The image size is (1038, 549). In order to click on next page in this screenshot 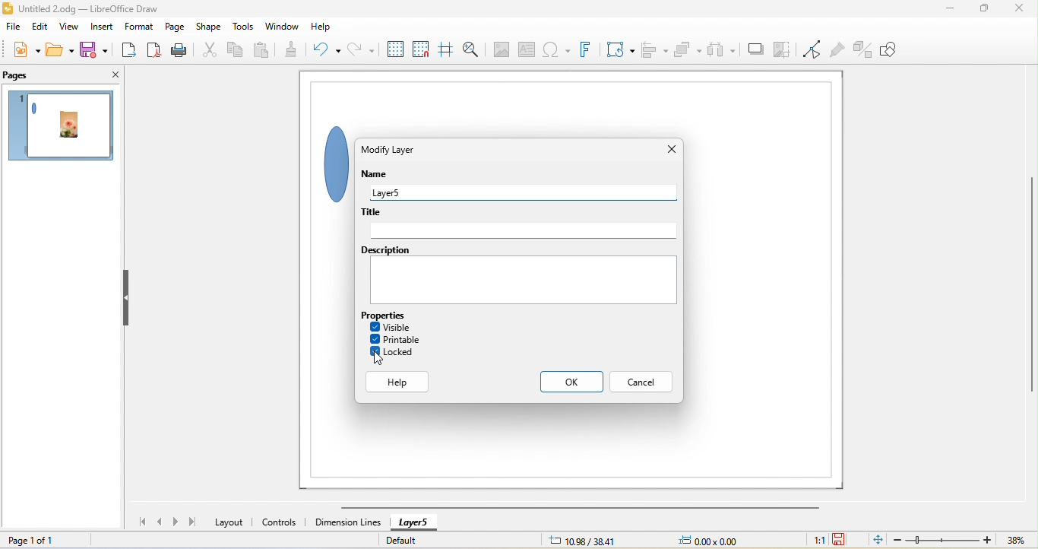, I will do `click(178, 522)`.